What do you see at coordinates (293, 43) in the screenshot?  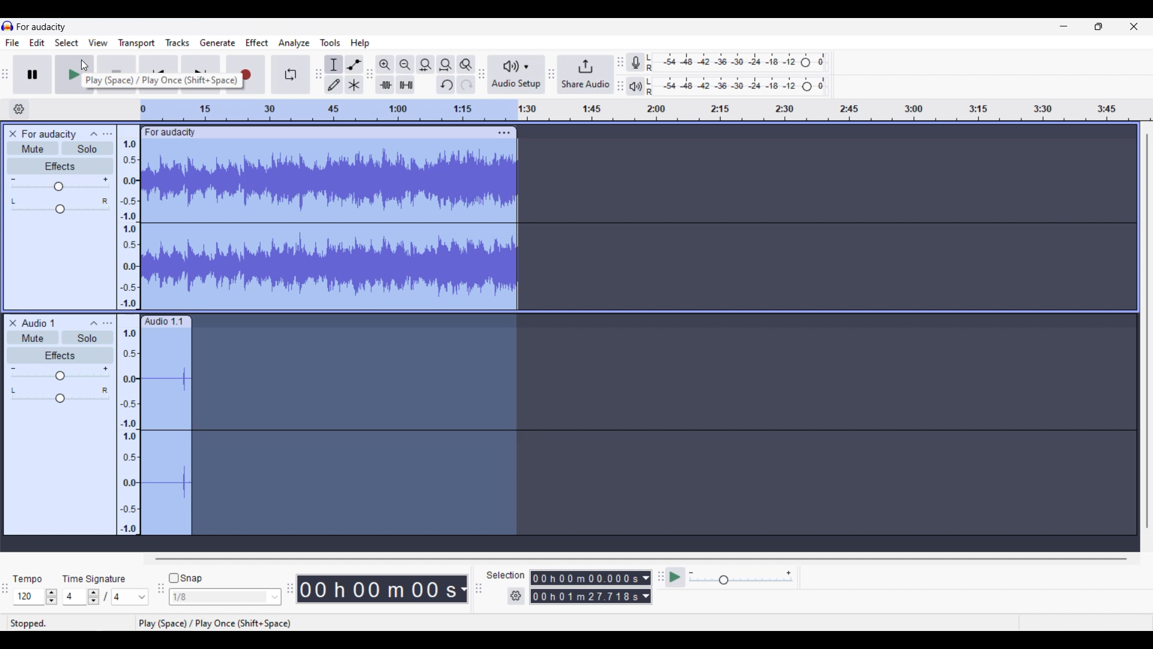 I see `Analyze ` at bounding box center [293, 43].